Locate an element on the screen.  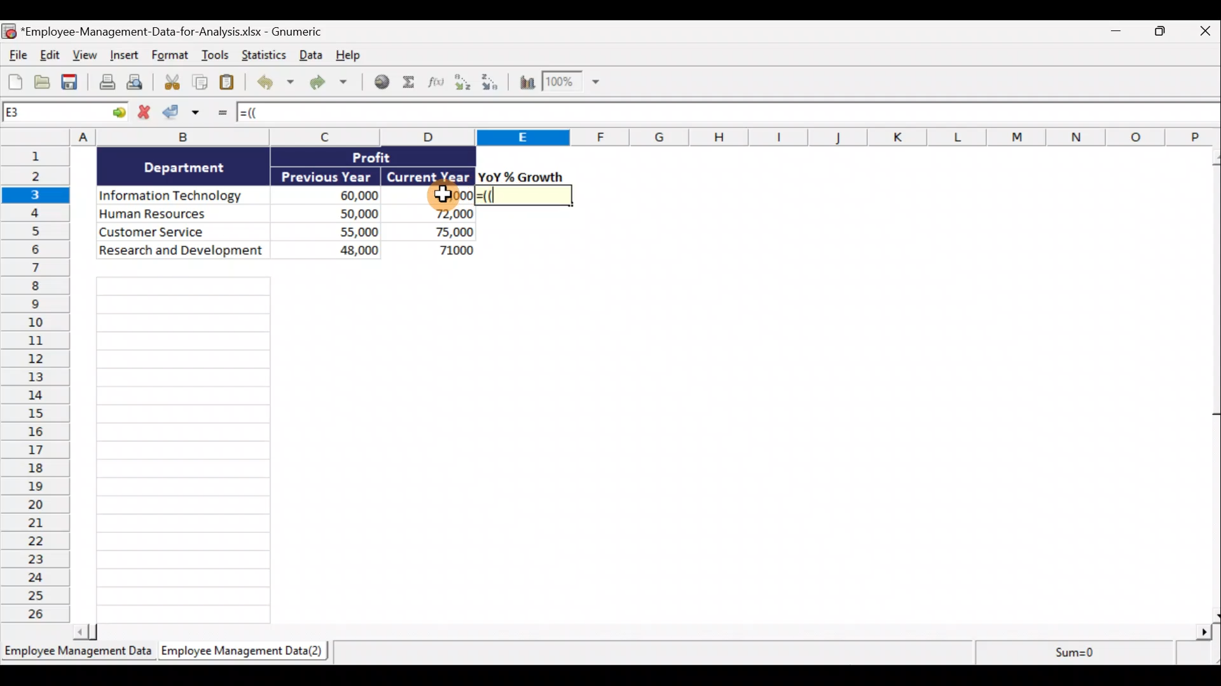
Redo undone action is located at coordinates (327, 83).